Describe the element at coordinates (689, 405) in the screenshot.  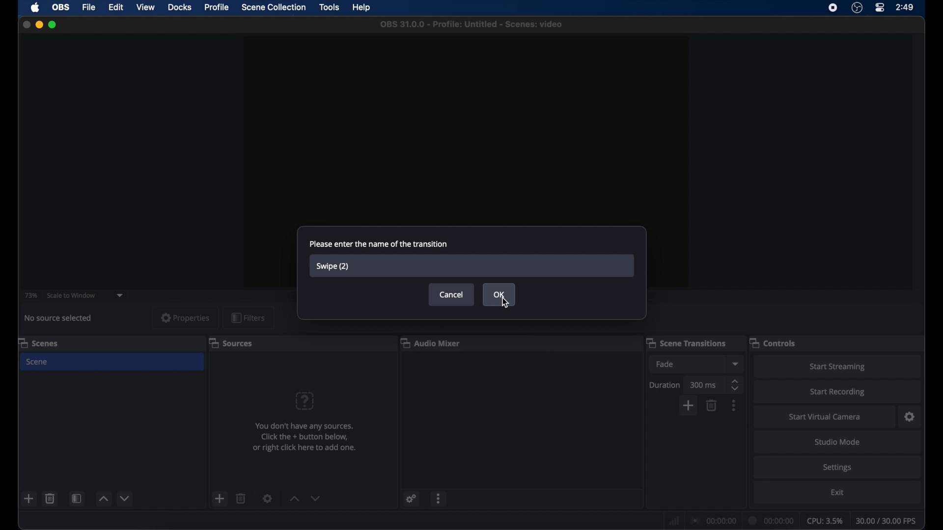
I see `add` at that location.